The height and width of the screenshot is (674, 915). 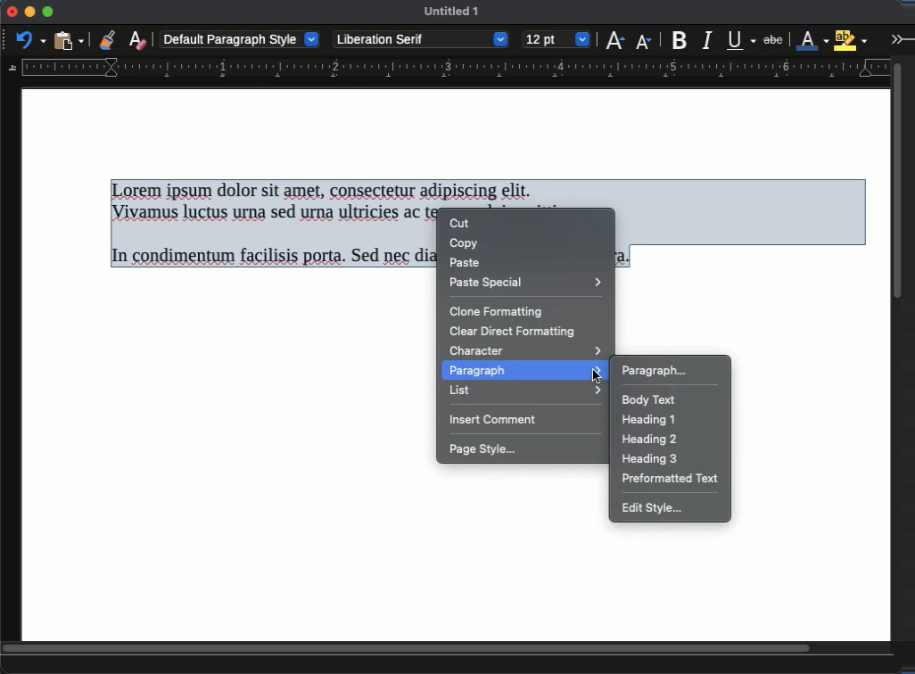 What do you see at coordinates (903, 347) in the screenshot?
I see `scroll` at bounding box center [903, 347].